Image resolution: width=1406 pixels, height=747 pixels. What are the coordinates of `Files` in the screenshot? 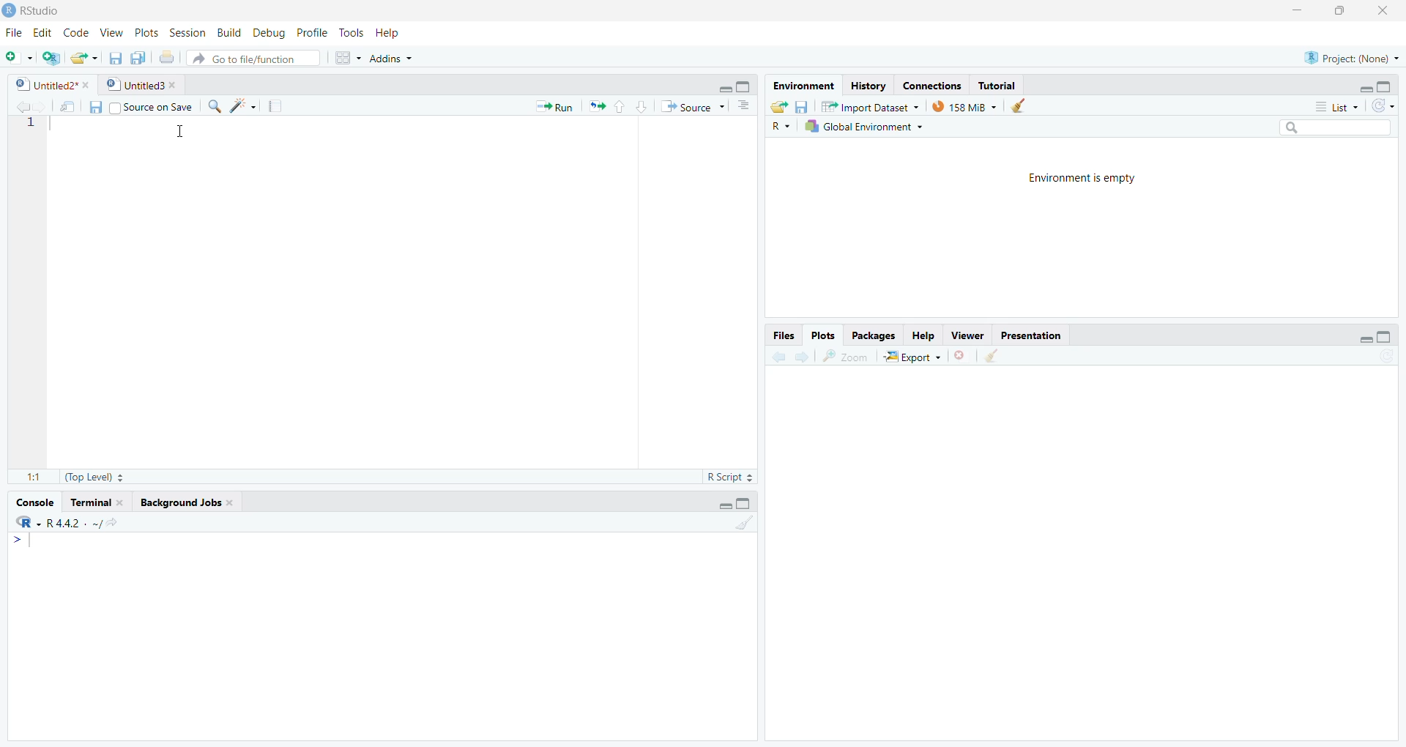 It's located at (783, 335).